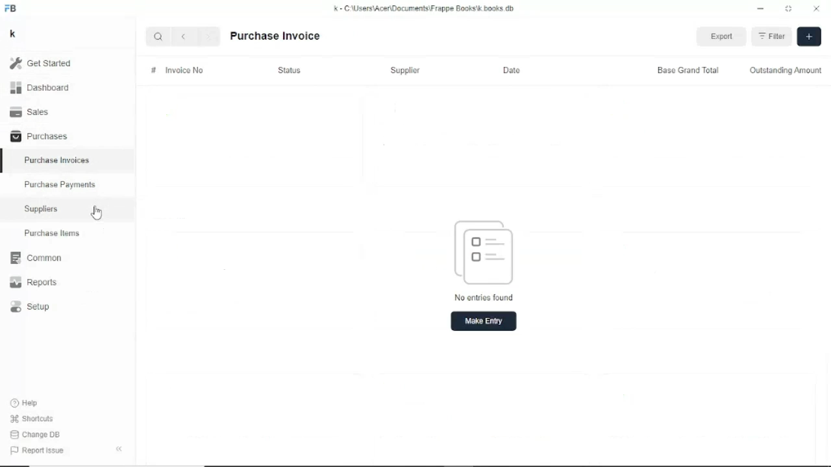 This screenshot has height=467, width=831. What do you see at coordinates (56, 159) in the screenshot?
I see `Purchase invoices` at bounding box center [56, 159].